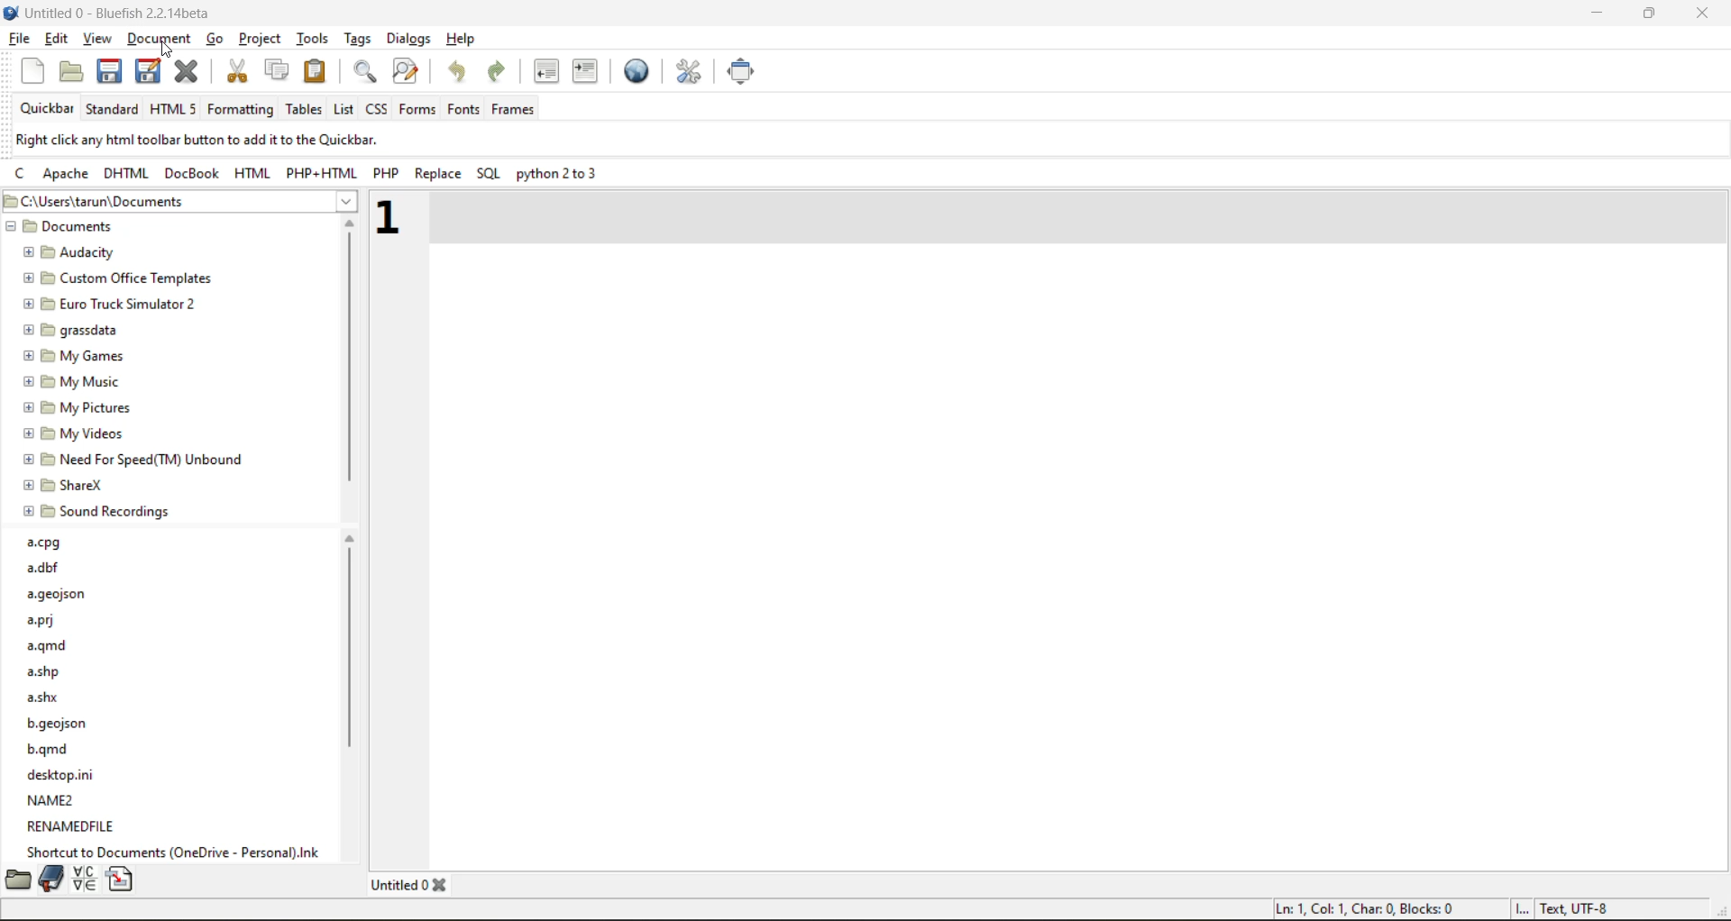 This screenshot has height=921, width=1731. What do you see at coordinates (44, 620) in the screenshot?
I see `a.prj` at bounding box center [44, 620].